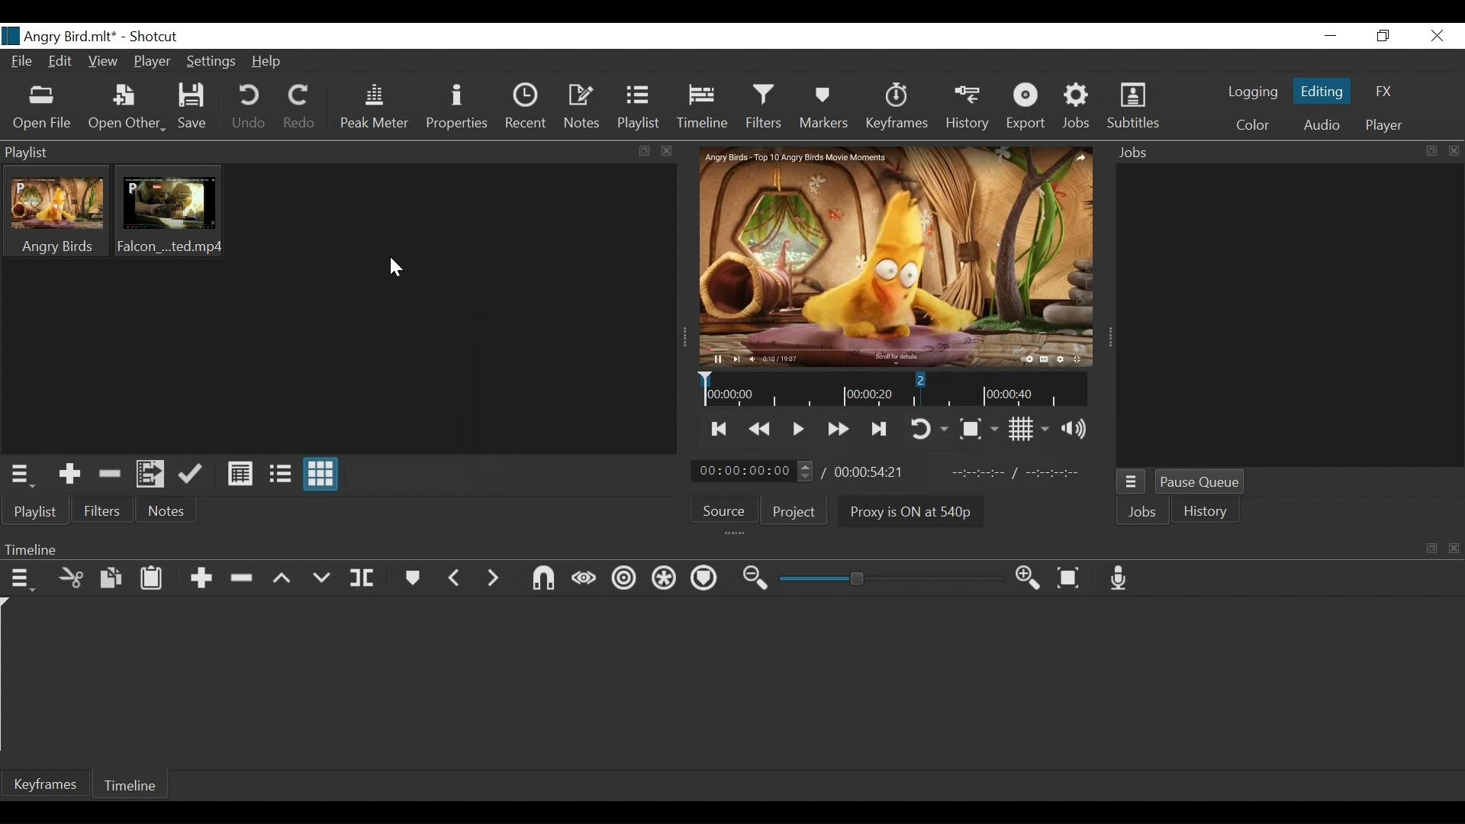  Describe the element at coordinates (250, 109) in the screenshot. I see `Undo` at that location.